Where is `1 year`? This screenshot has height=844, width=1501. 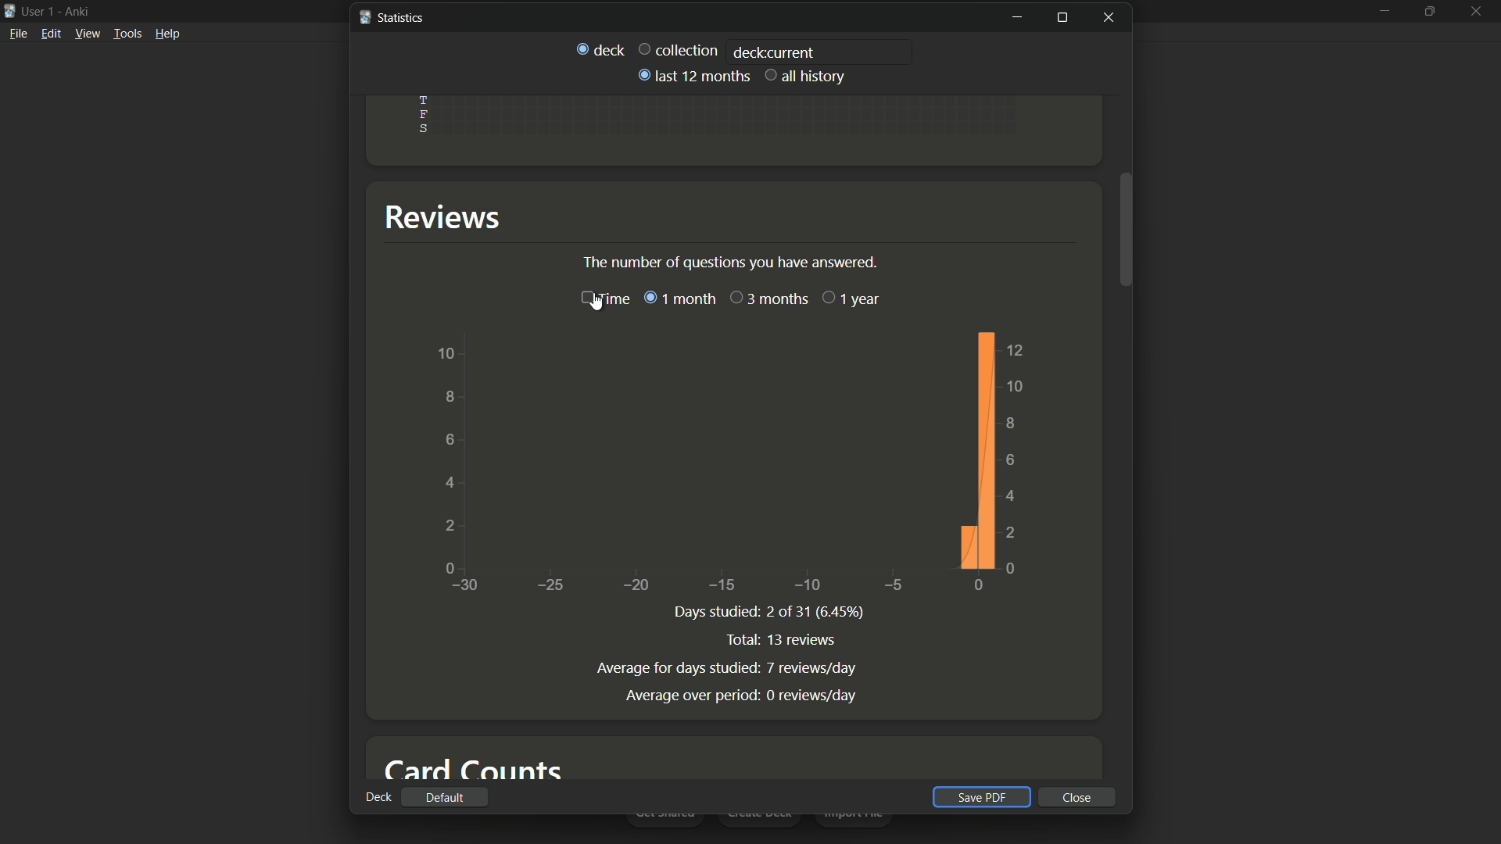 1 year is located at coordinates (851, 299).